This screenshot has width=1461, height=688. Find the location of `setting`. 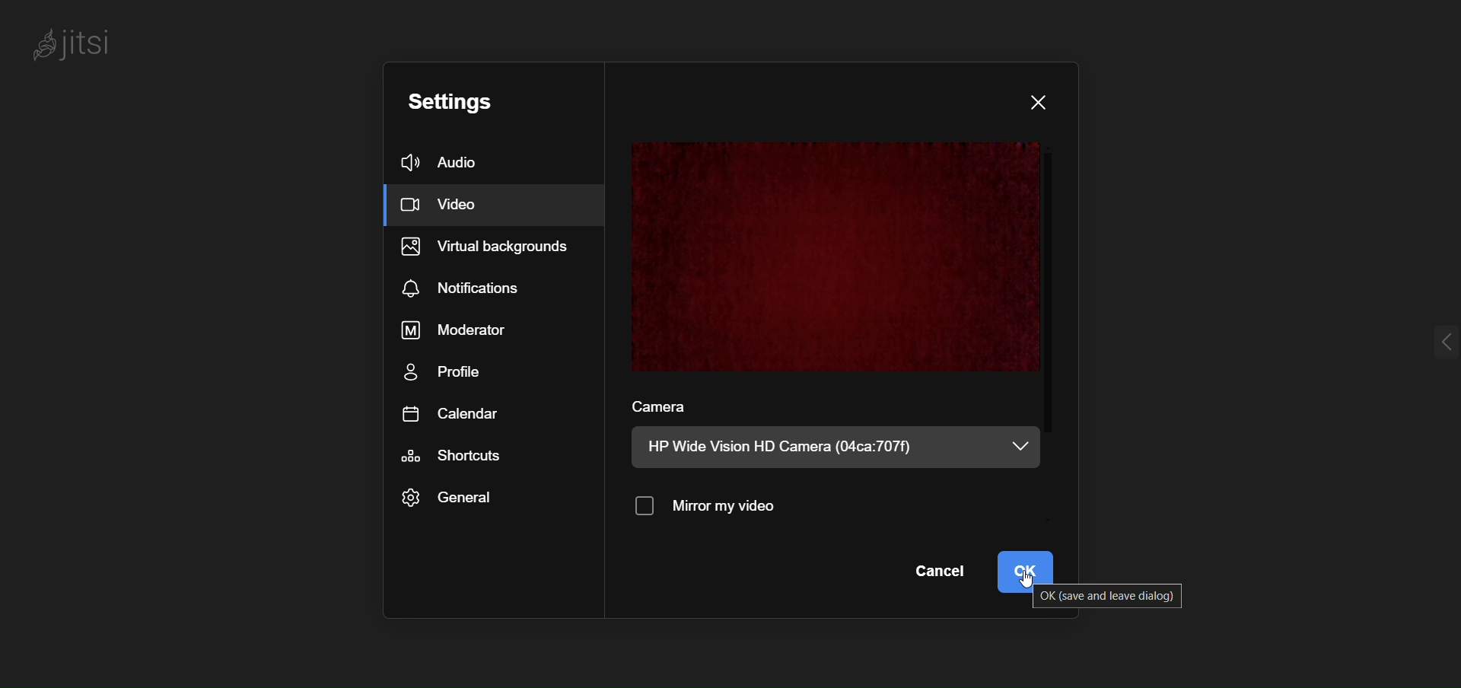

setting is located at coordinates (457, 100).